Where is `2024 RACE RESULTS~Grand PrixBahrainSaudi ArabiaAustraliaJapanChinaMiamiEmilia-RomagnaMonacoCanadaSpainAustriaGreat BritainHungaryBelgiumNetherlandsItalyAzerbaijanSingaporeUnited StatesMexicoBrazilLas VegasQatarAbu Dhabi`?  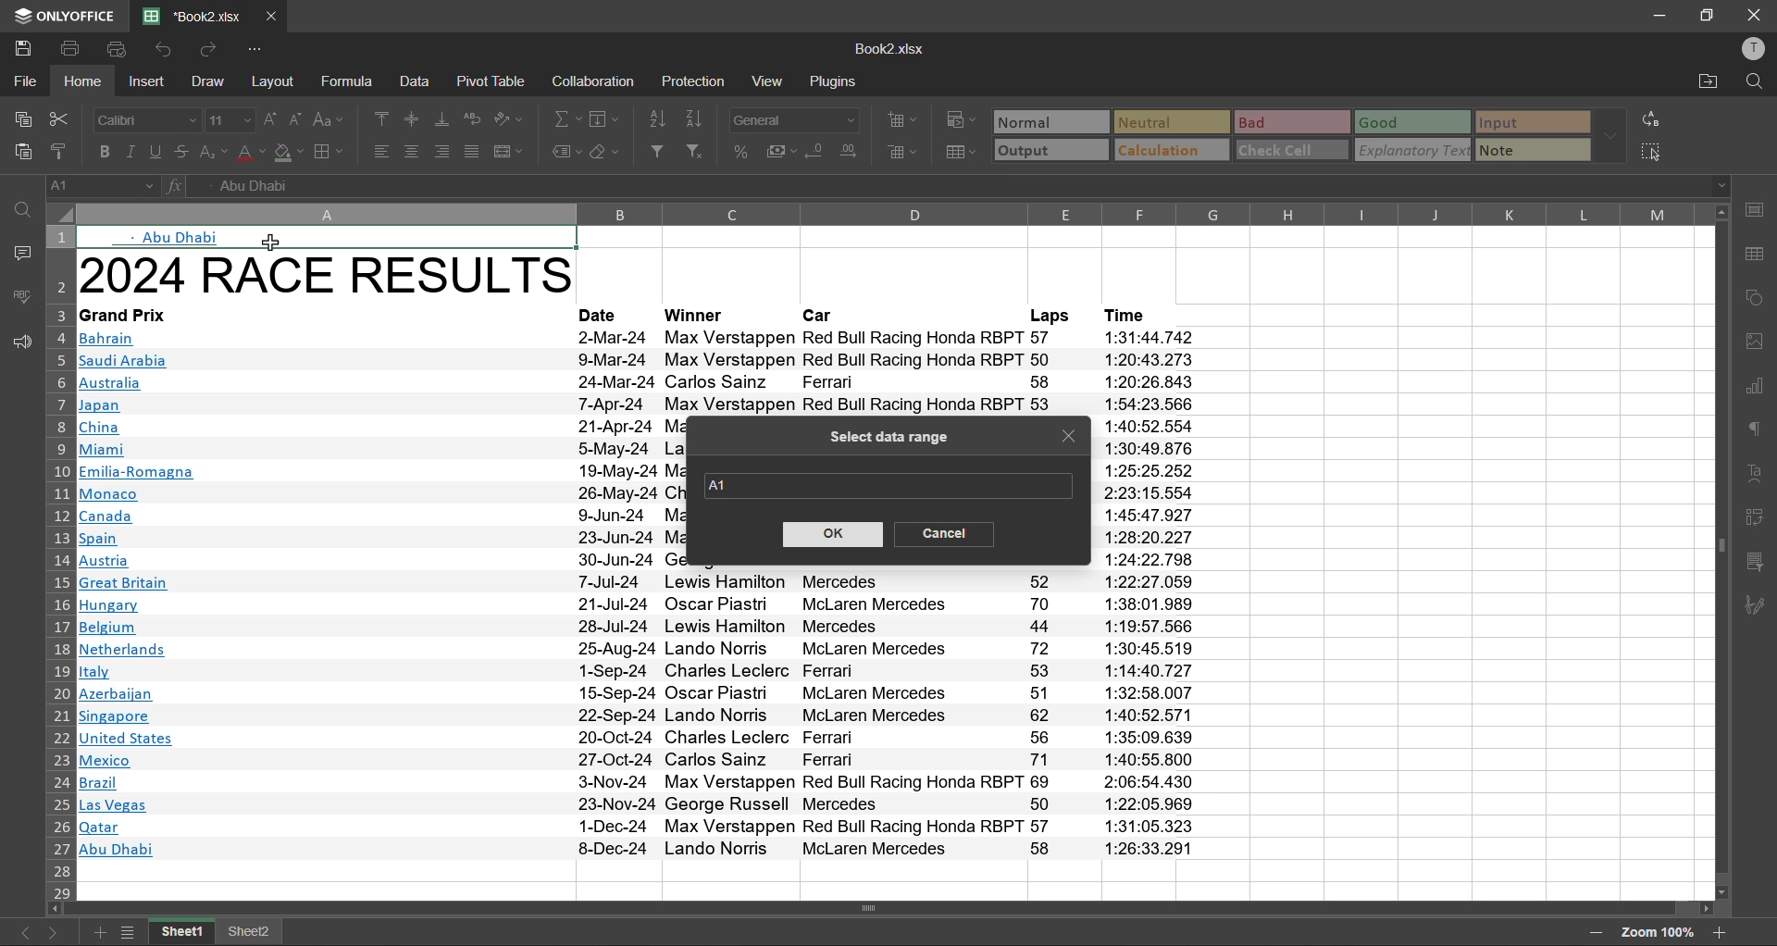 2024 RACE RESULTS~Grand PrixBahrainSaudi ArabiaAustraliaJapanChinaMiamiEmilia-RomagnaMonacoCanadaSpainAustriaGreat BritainHungaryBelgiumNetherlandsItalyAzerbaijanSingaporeUnited StatesMexicoBrazilLas VegasQatarAbu Dhabi is located at coordinates (322, 541).